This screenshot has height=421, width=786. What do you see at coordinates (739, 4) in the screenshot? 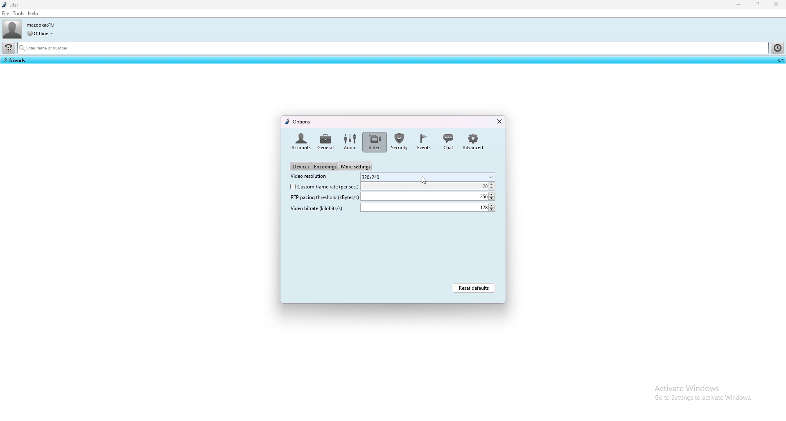
I see `minimize` at bounding box center [739, 4].